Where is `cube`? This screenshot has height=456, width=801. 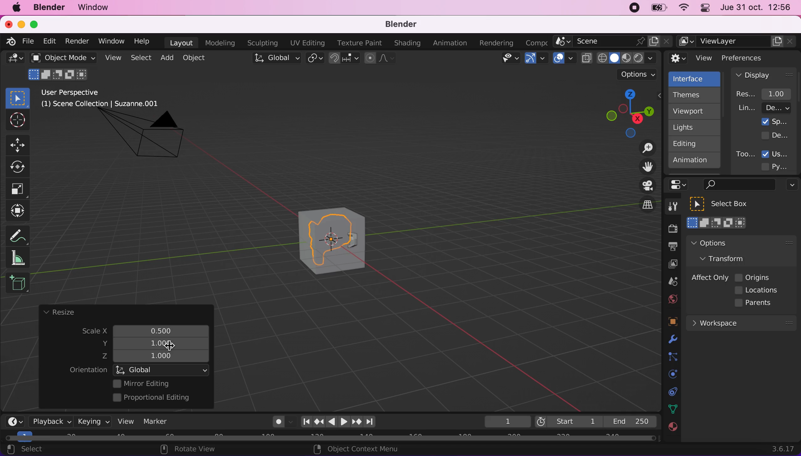
cube is located at coordinates (333, 238).